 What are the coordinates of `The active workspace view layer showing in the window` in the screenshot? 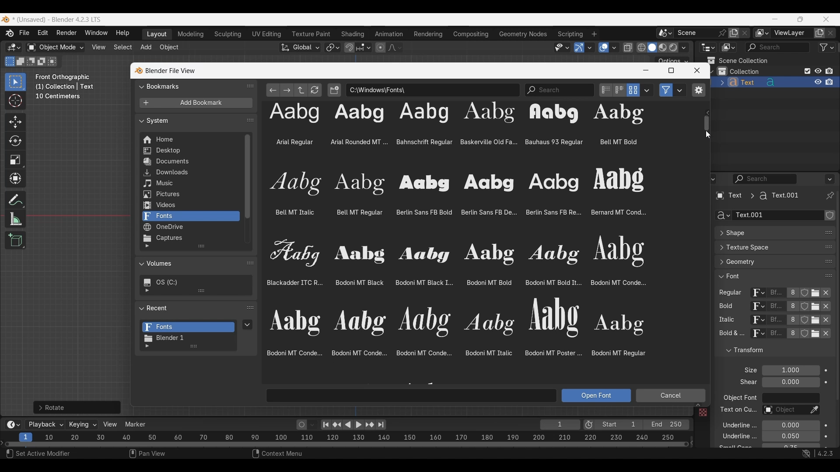 It's located at (762, 33).